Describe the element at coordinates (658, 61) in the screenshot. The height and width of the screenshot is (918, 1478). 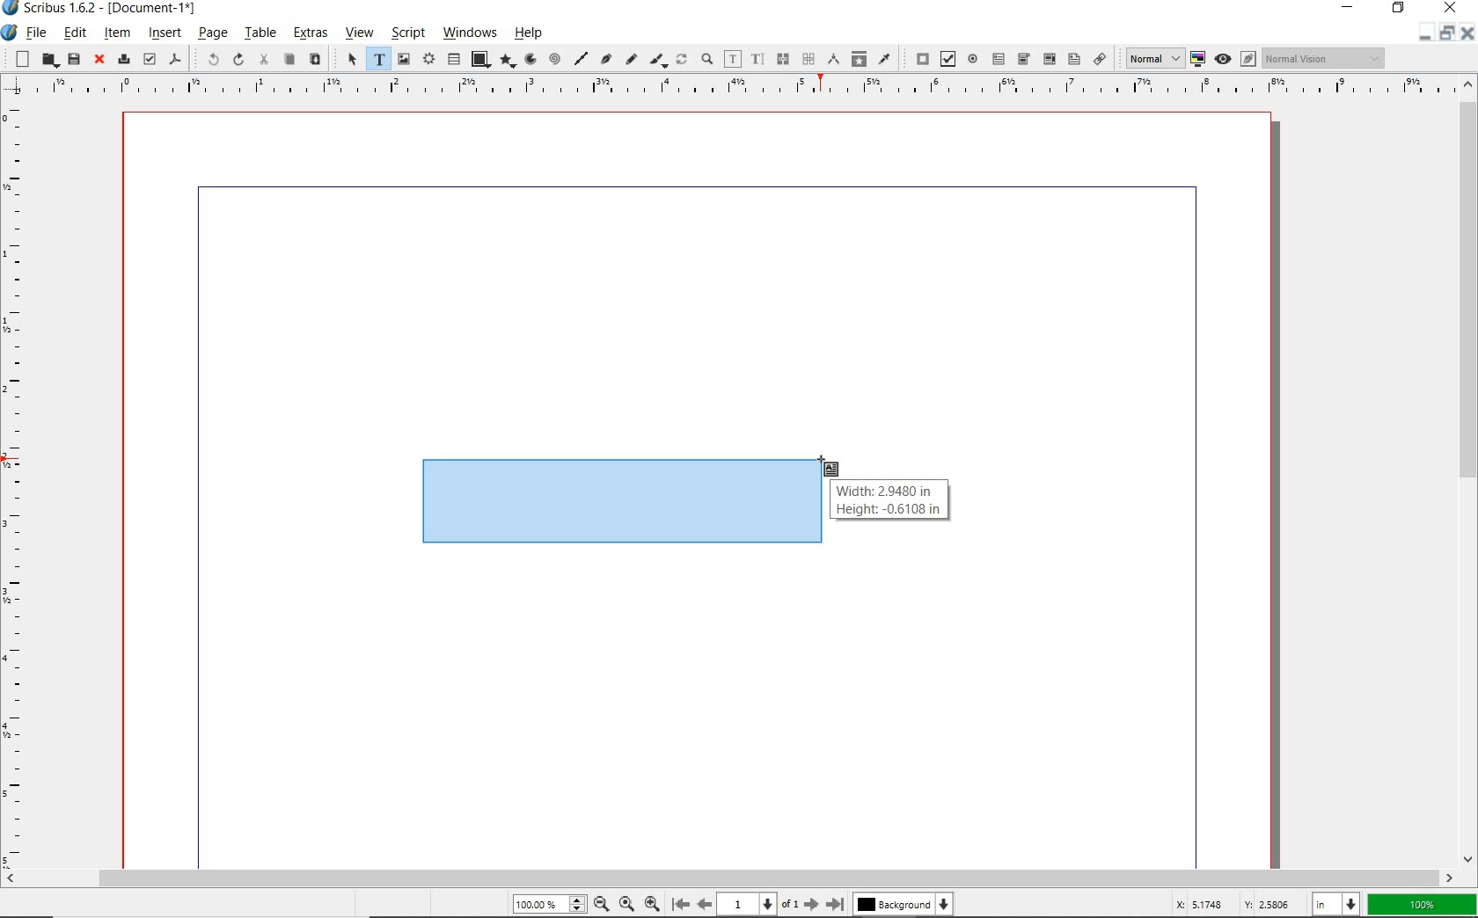
I see `calligraphic line` at that location.